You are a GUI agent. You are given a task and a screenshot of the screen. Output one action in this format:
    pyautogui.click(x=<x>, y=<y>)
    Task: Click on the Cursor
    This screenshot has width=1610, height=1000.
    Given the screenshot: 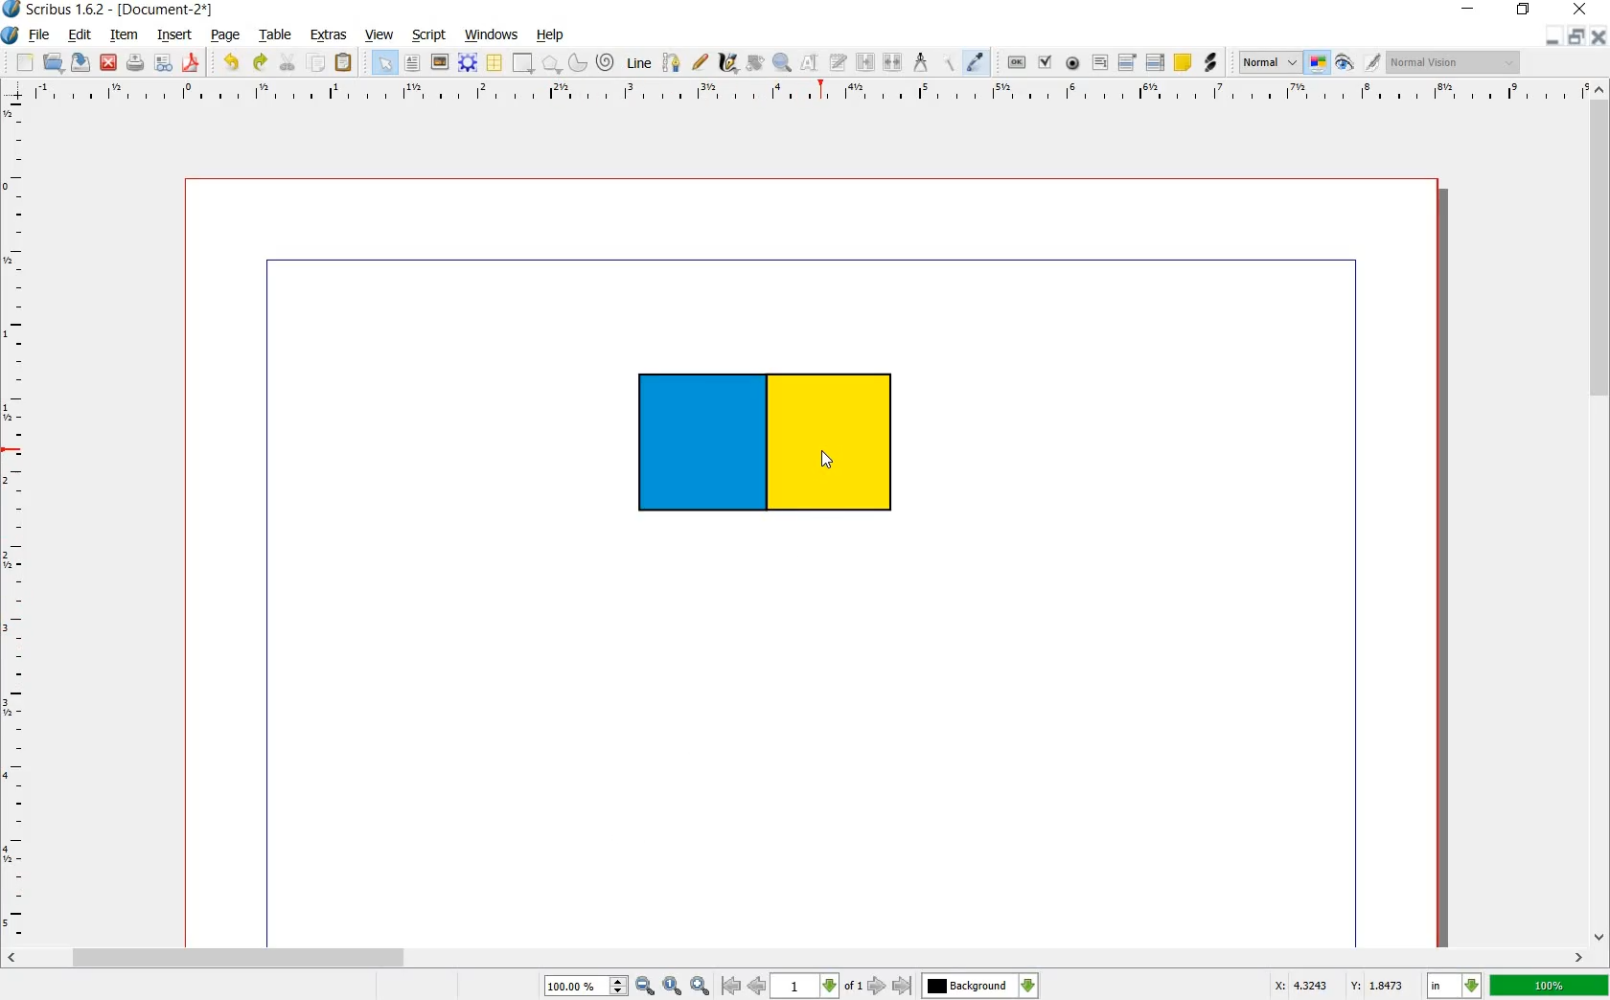 What is the action you would take?
    pyautogui.click(x=828, y=460)
    